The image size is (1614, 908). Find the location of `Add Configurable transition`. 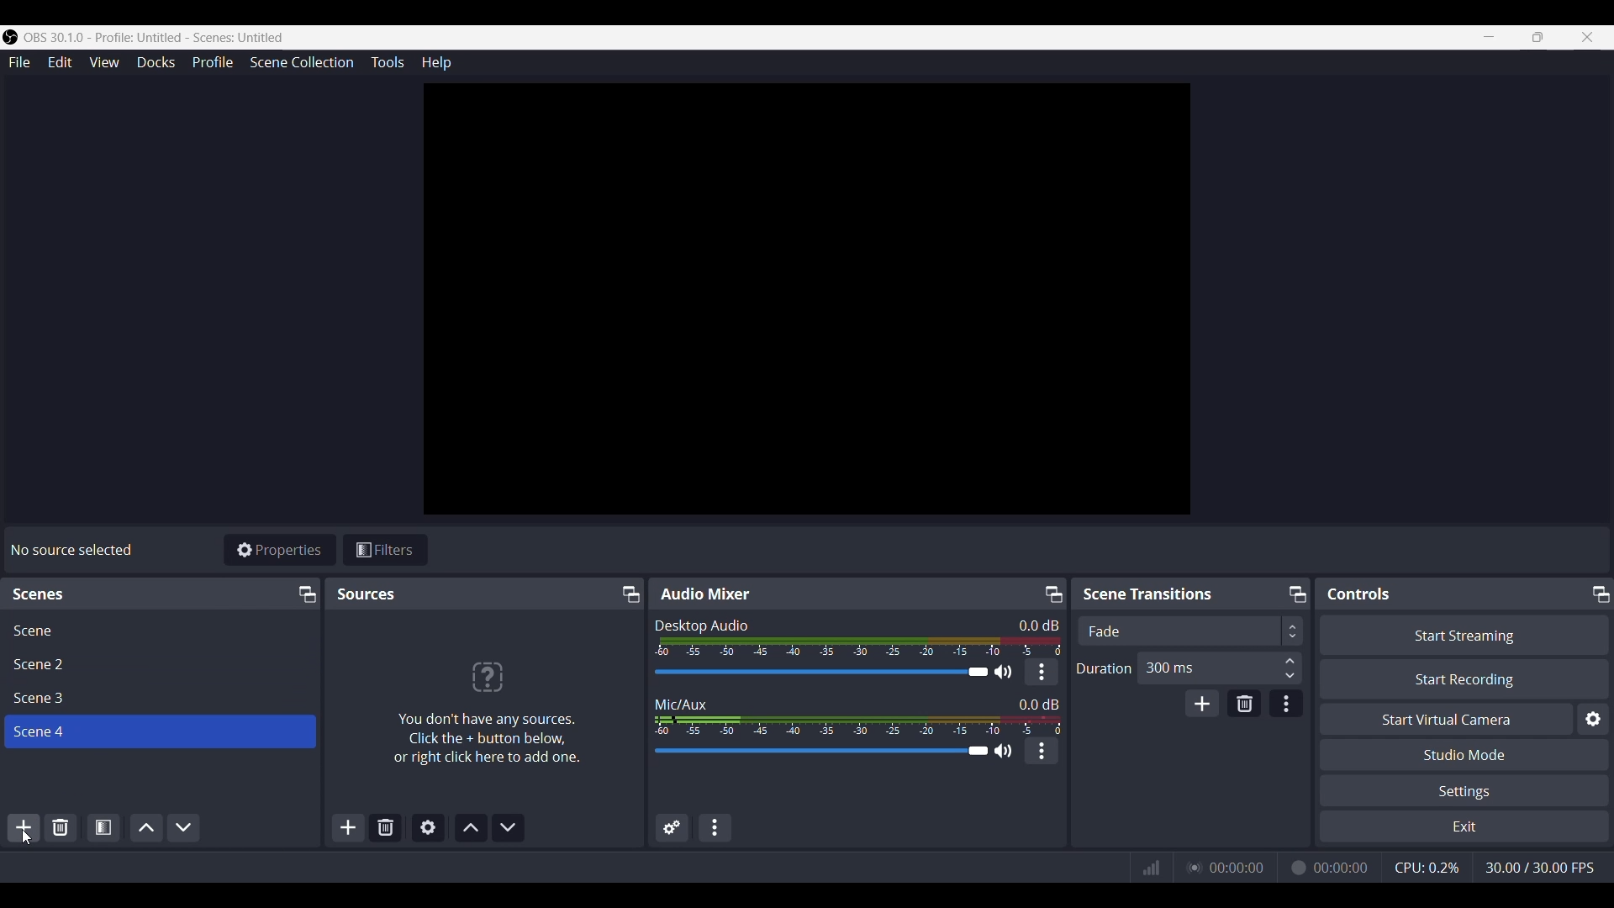

Add Configurable transition is located at coordinates (1202, 703).